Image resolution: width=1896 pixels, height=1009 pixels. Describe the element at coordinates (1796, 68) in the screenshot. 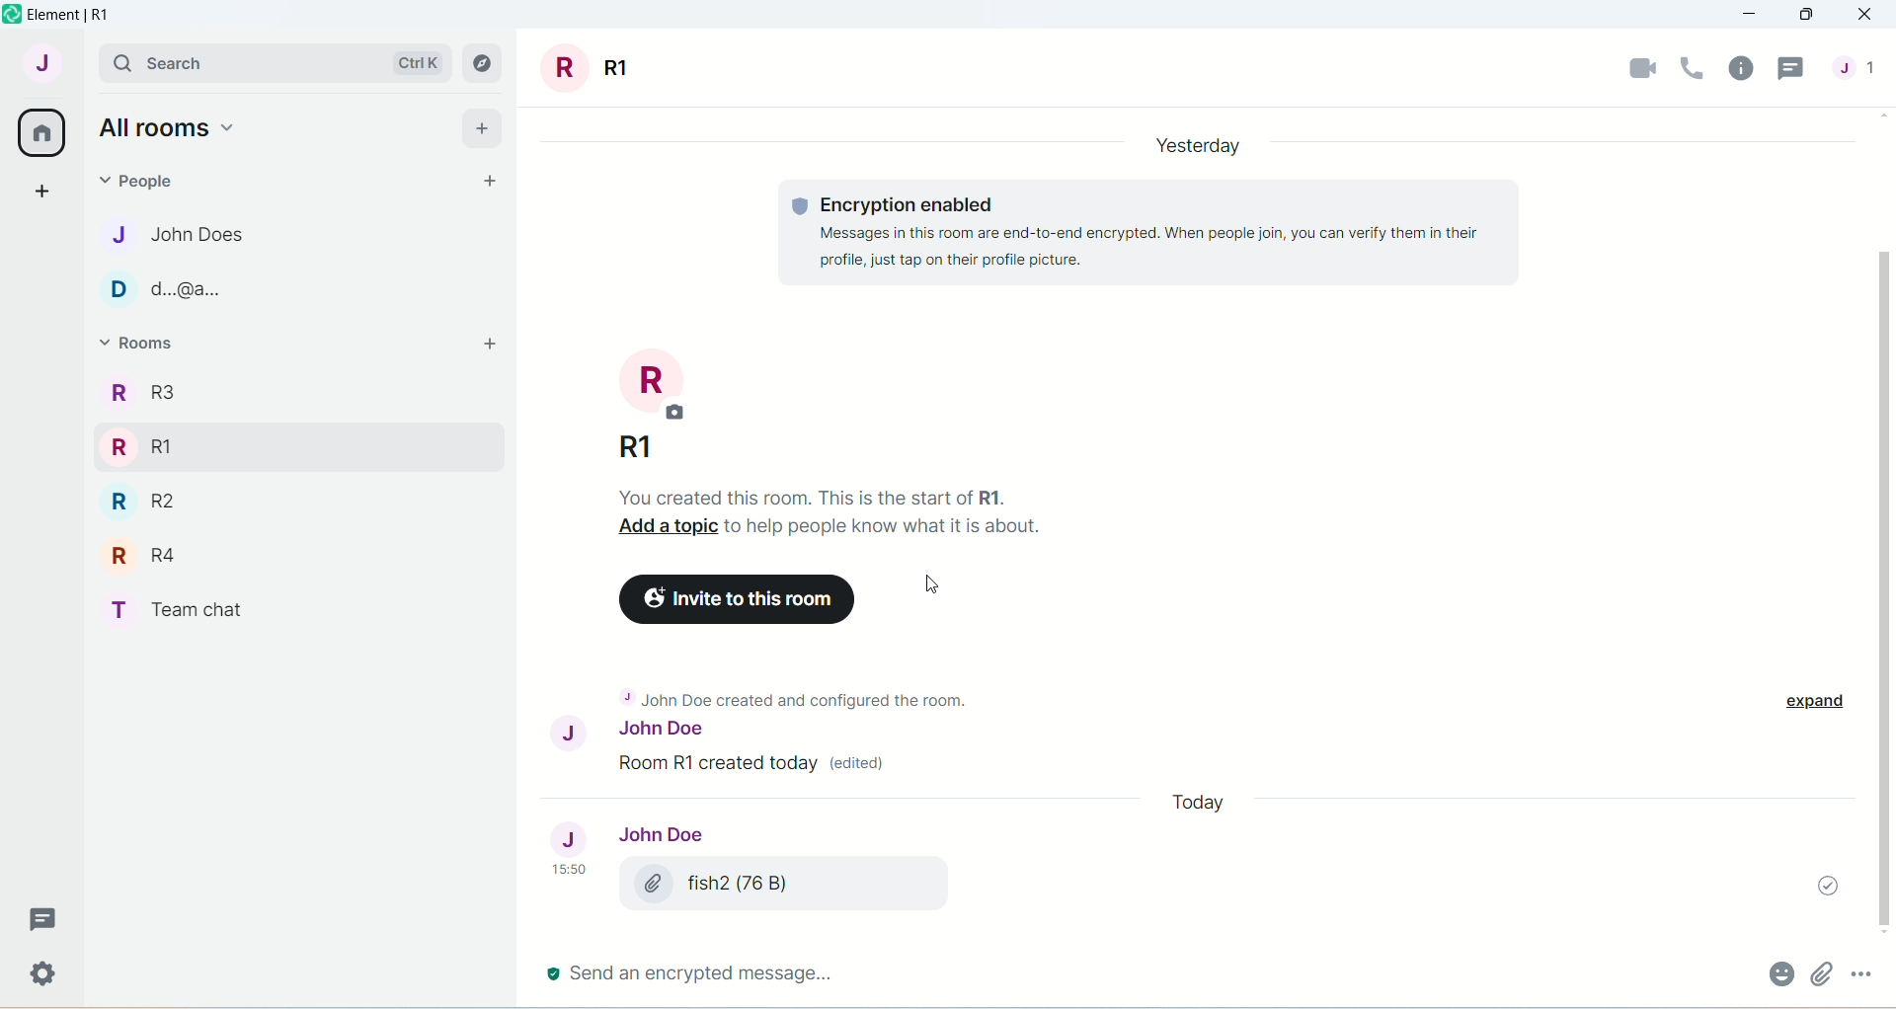

I see `threads` at that location.